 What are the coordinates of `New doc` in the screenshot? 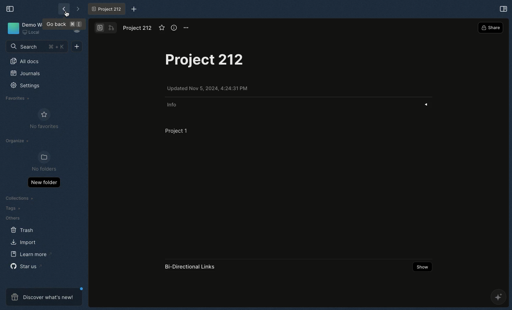 It's located at (78, 48).